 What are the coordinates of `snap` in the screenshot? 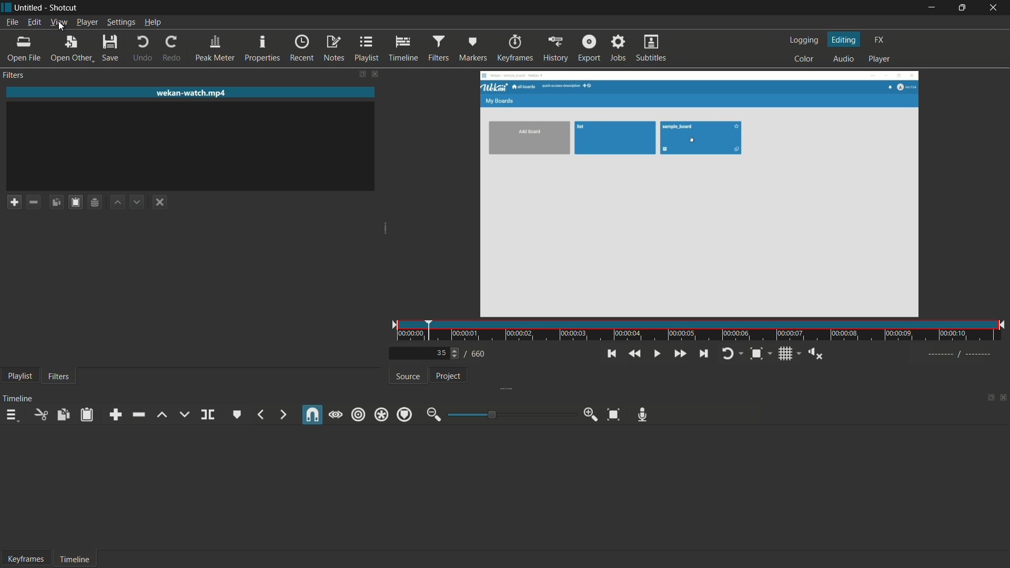 It's located at (311, 415).